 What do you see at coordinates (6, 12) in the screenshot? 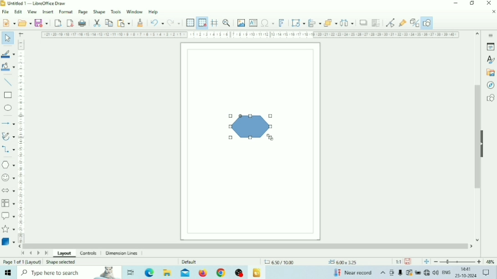
I see `File` at bounding box center [6, 12].